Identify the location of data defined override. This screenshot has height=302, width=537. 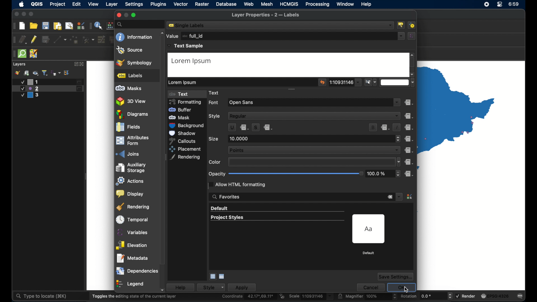
(409, 139).